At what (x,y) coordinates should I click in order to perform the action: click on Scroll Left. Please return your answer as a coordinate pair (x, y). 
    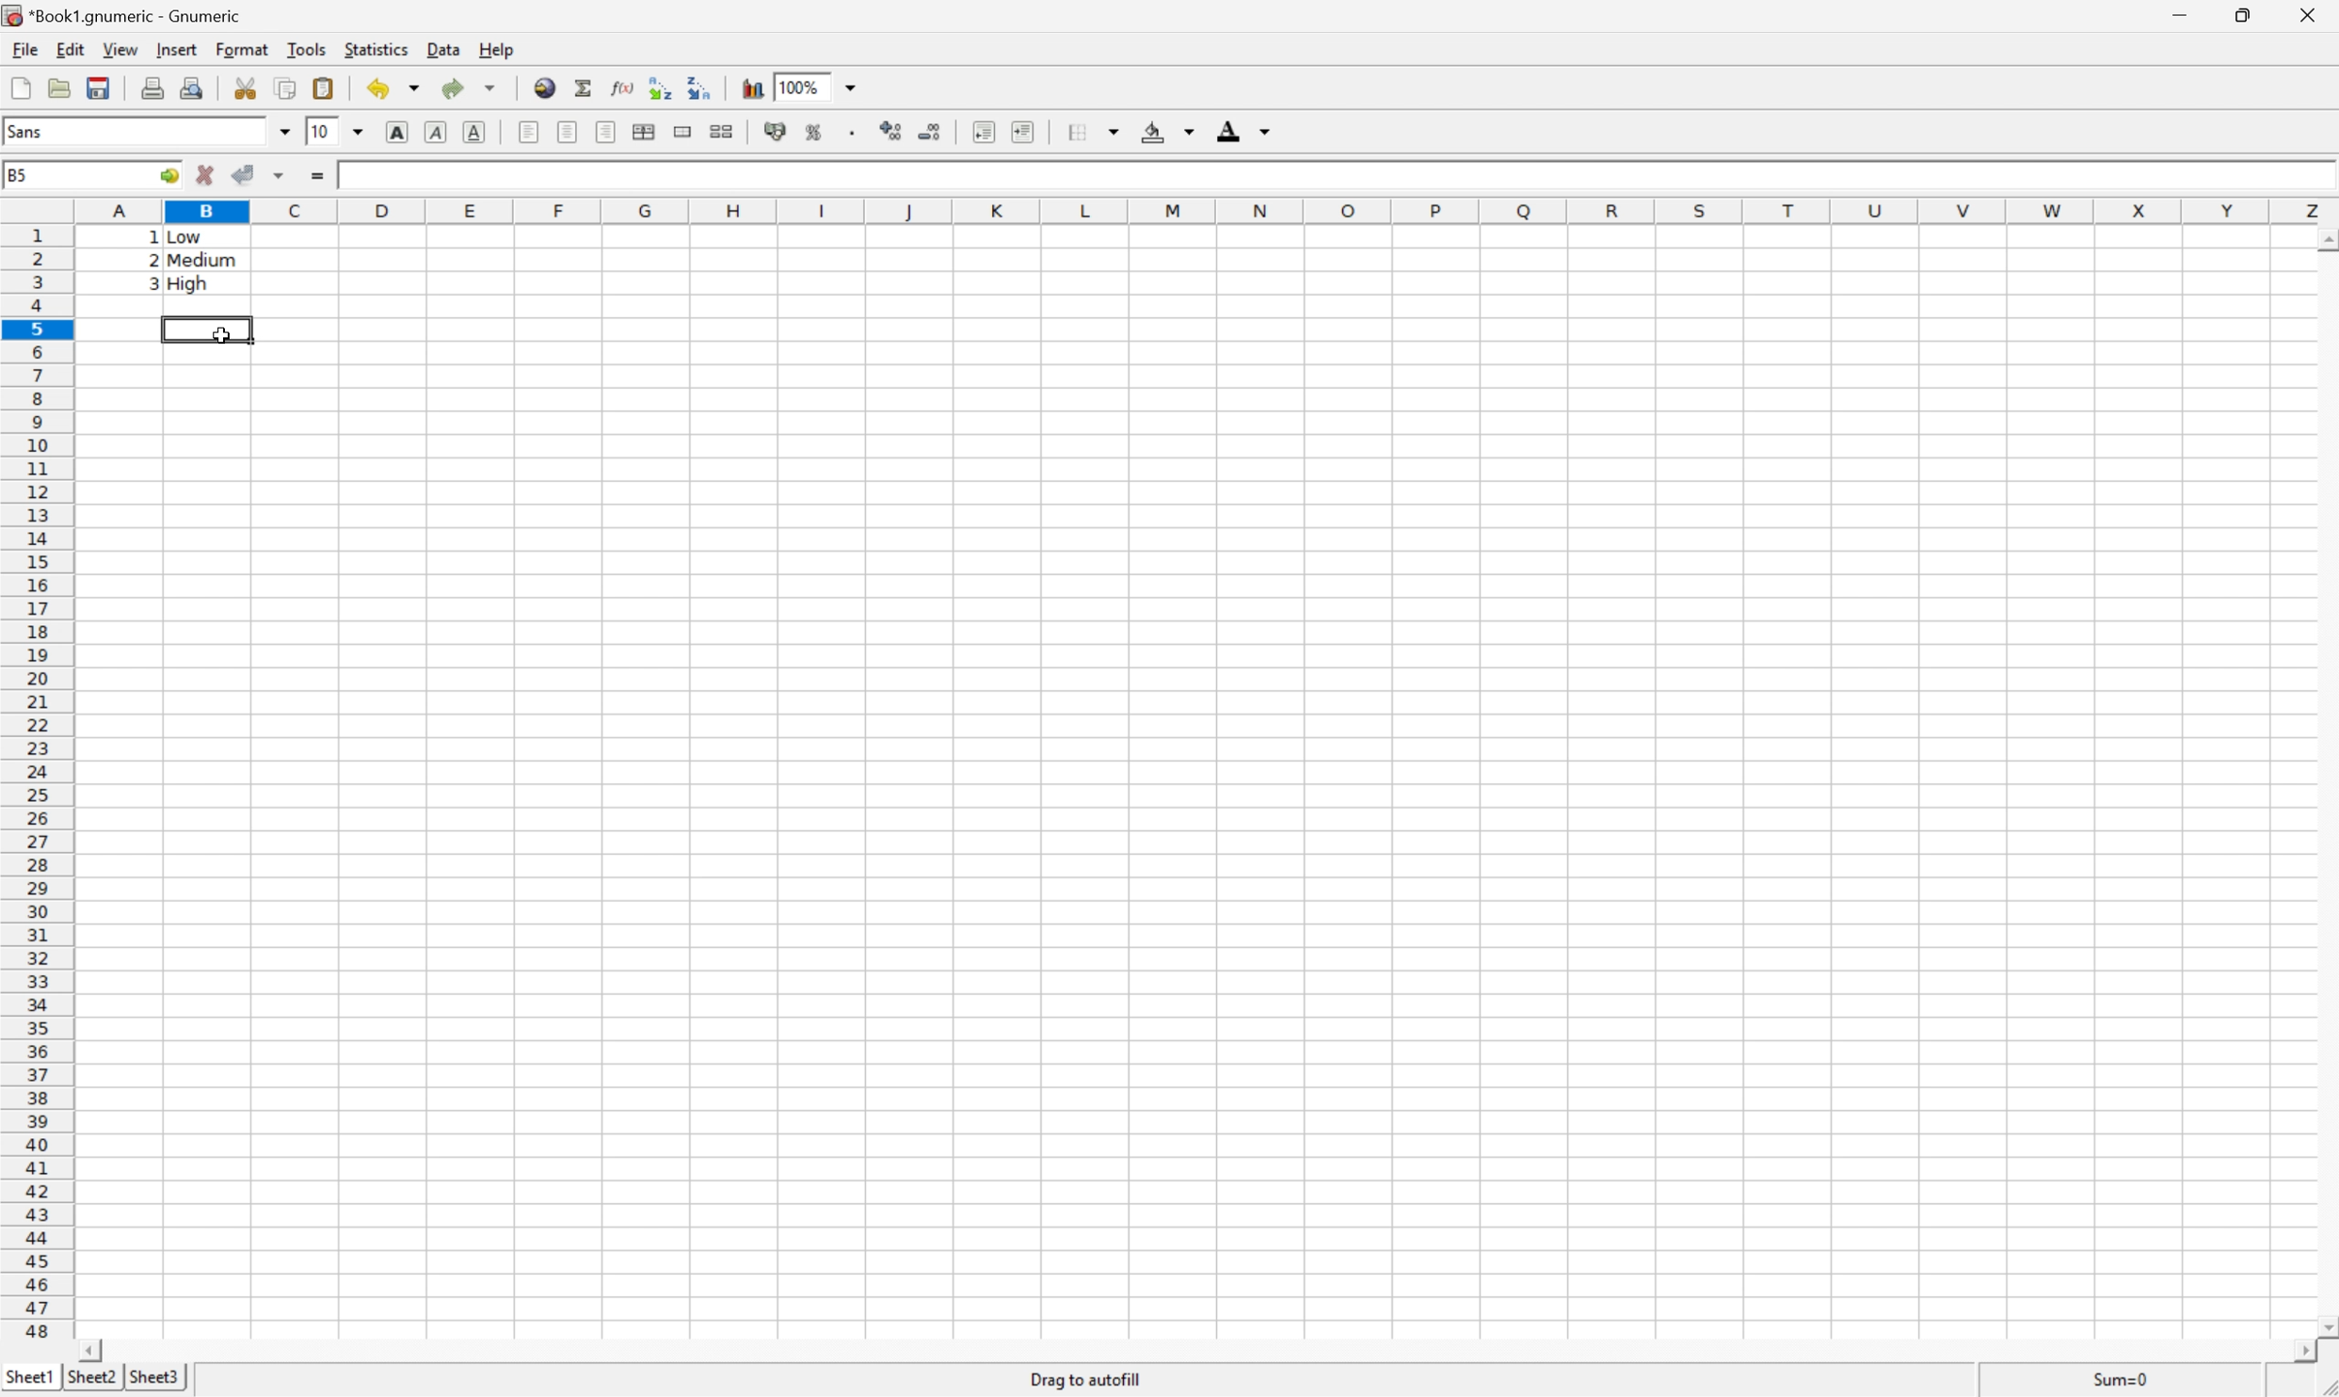
    Looking at the image, I should click on (95, 1348).